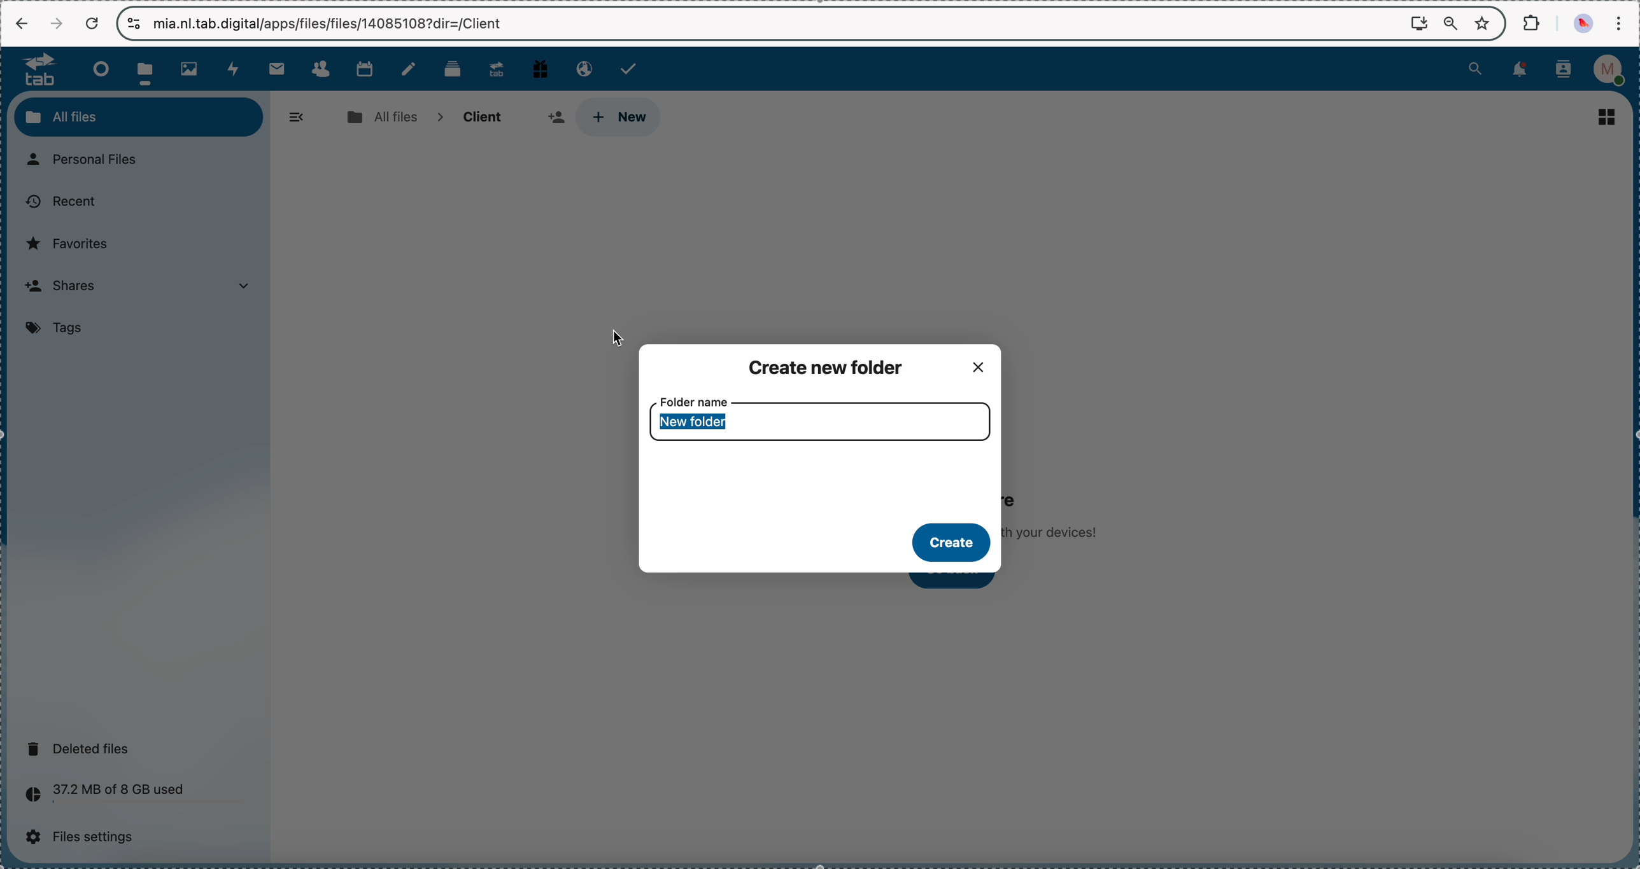 The height and width of the screenshot is (869, 1640). I want to click on click on files, so click(149, 69).